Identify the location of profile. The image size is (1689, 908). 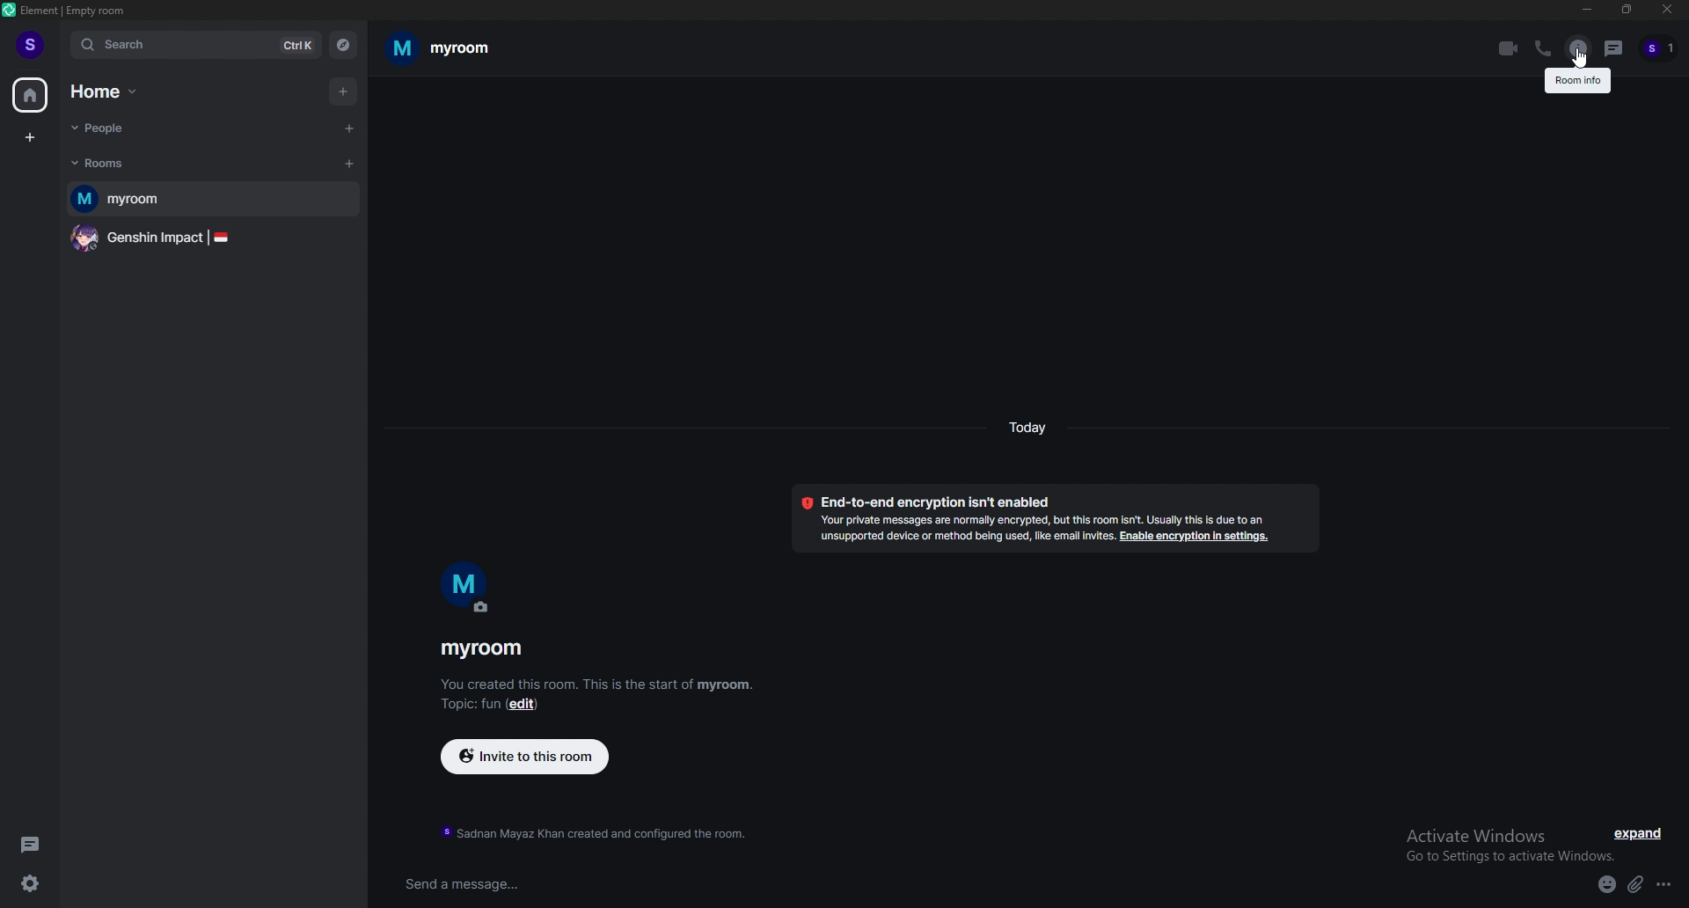
(26, 40).